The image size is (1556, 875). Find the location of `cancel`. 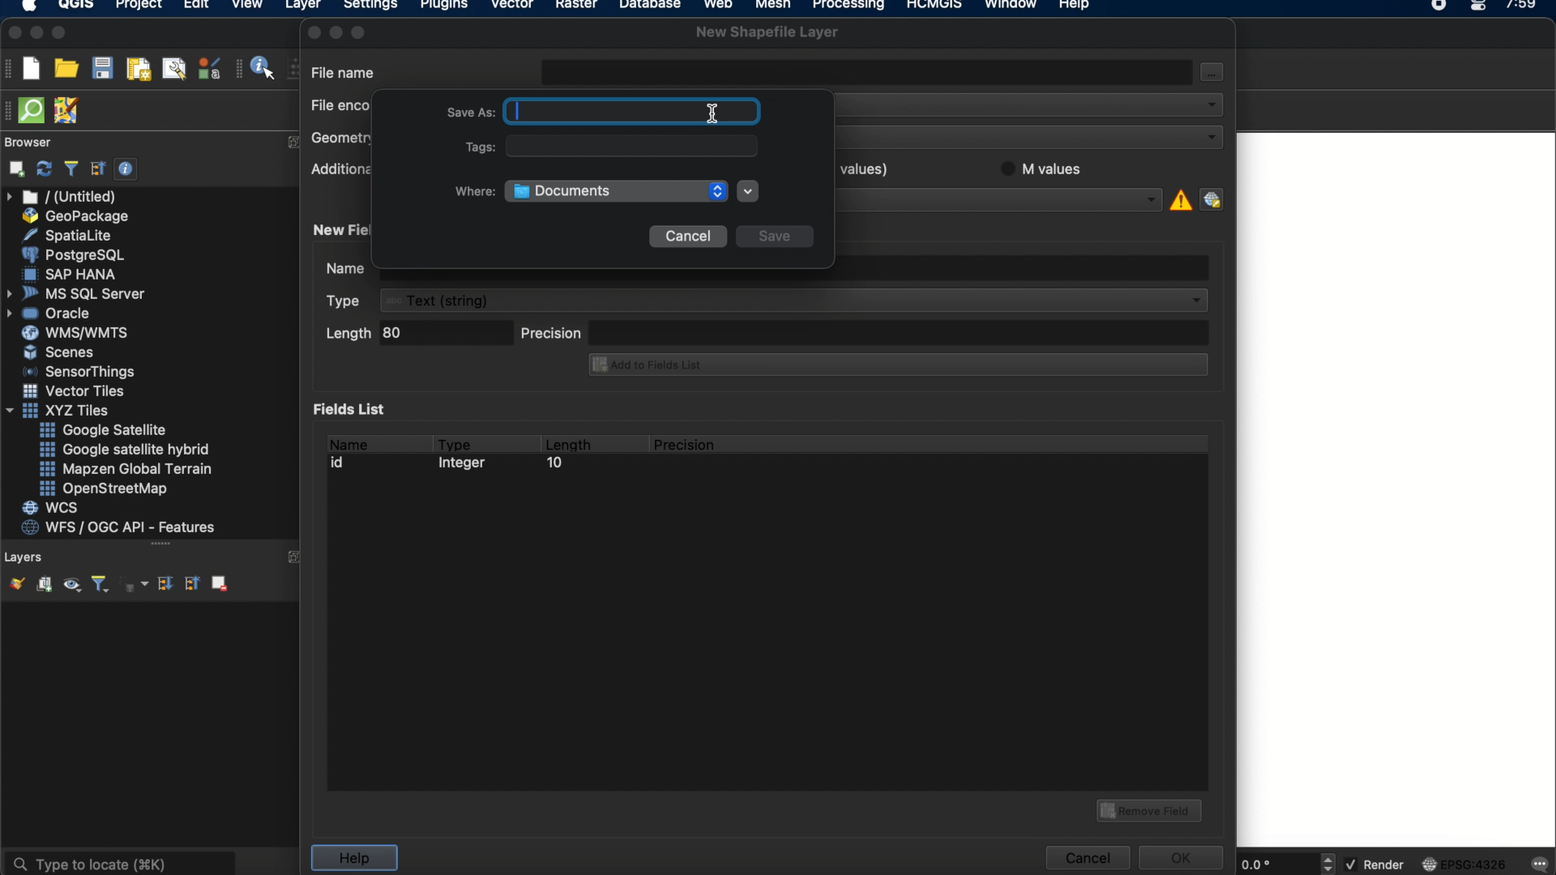

cancel is located at coordinates (687, 237).